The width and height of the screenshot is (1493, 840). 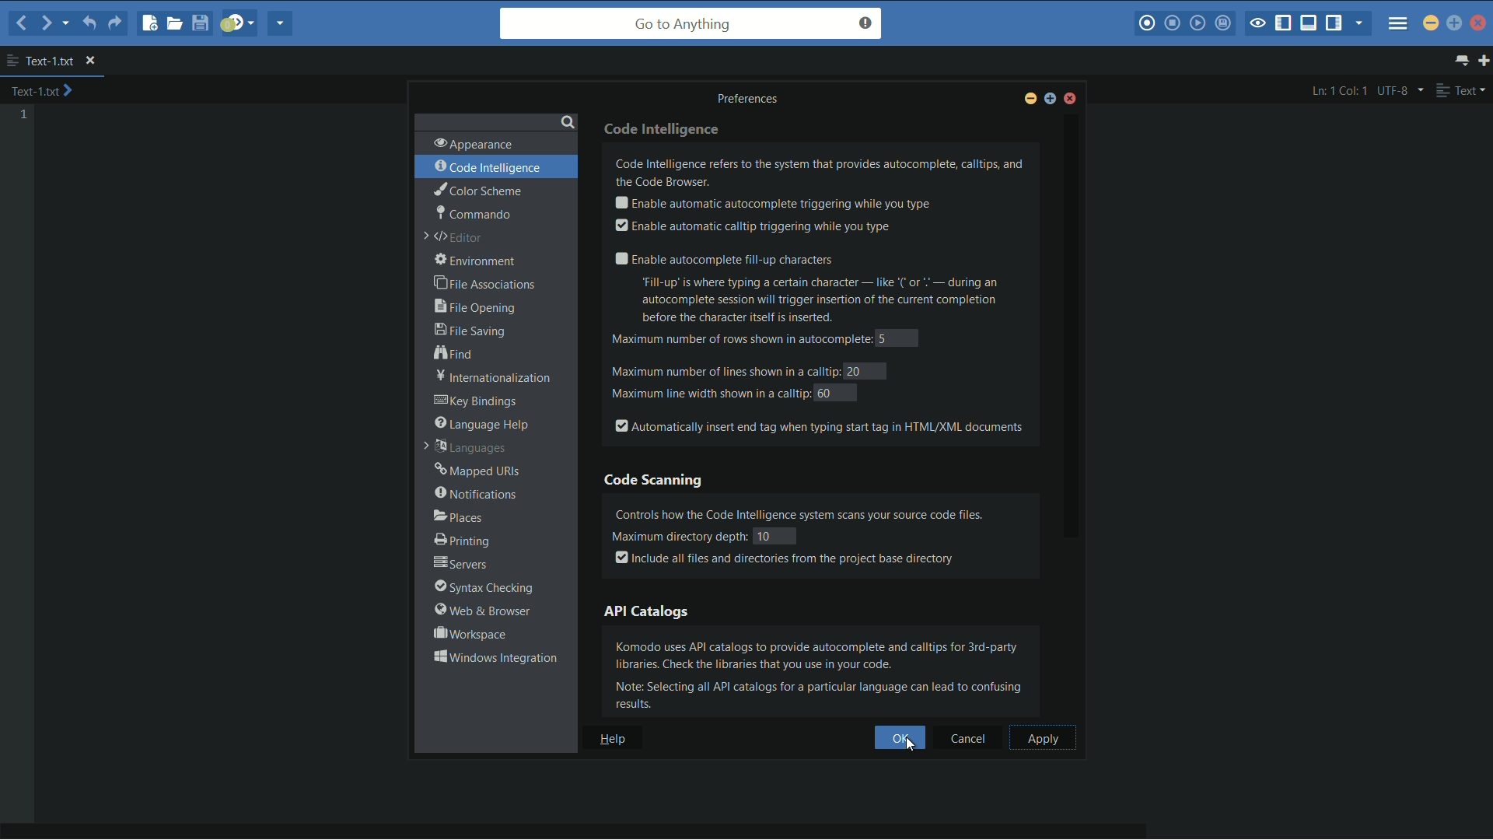 What do you see at coordinates (40, 61) in the screenshot?
I see `text-1.txt` at bounding box center [40, 61].